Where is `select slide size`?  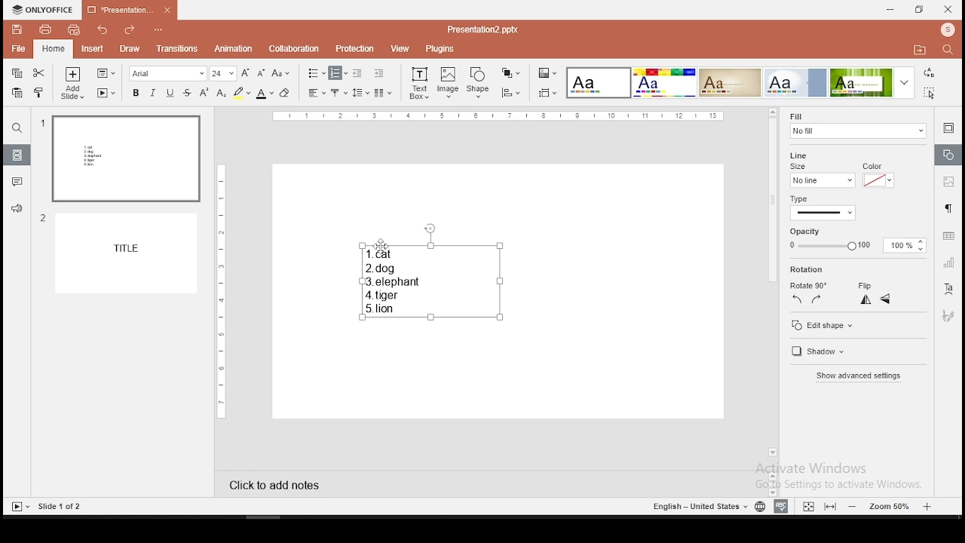 select slide size is located at coordinates (548, 92).